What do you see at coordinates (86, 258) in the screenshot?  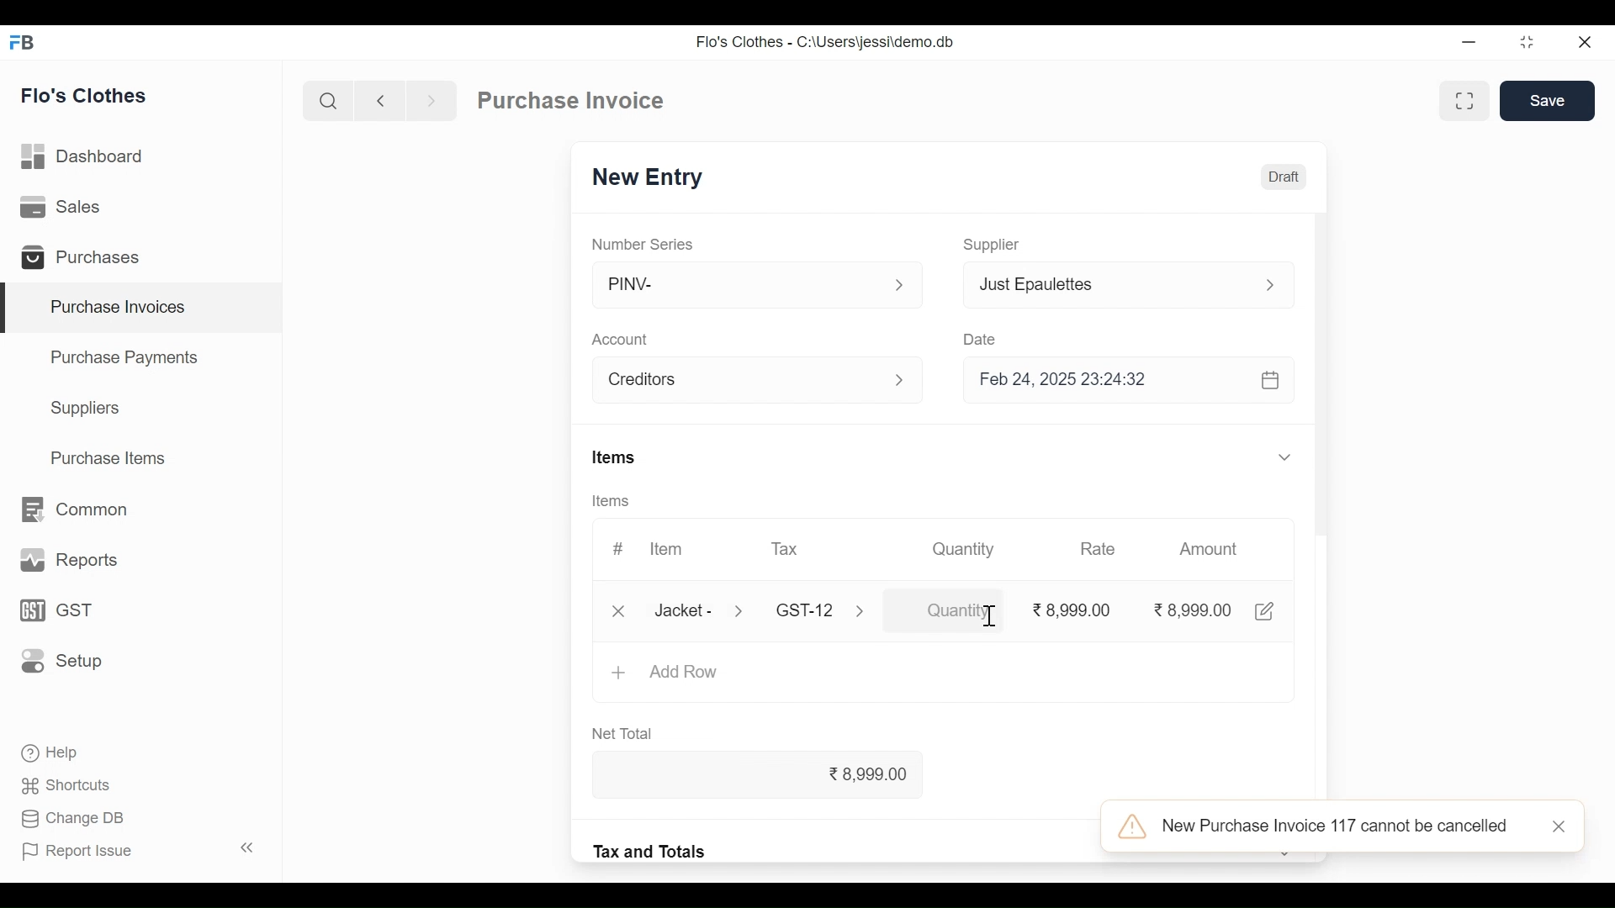 I see `Purchases` at bounding box center [86, 258].